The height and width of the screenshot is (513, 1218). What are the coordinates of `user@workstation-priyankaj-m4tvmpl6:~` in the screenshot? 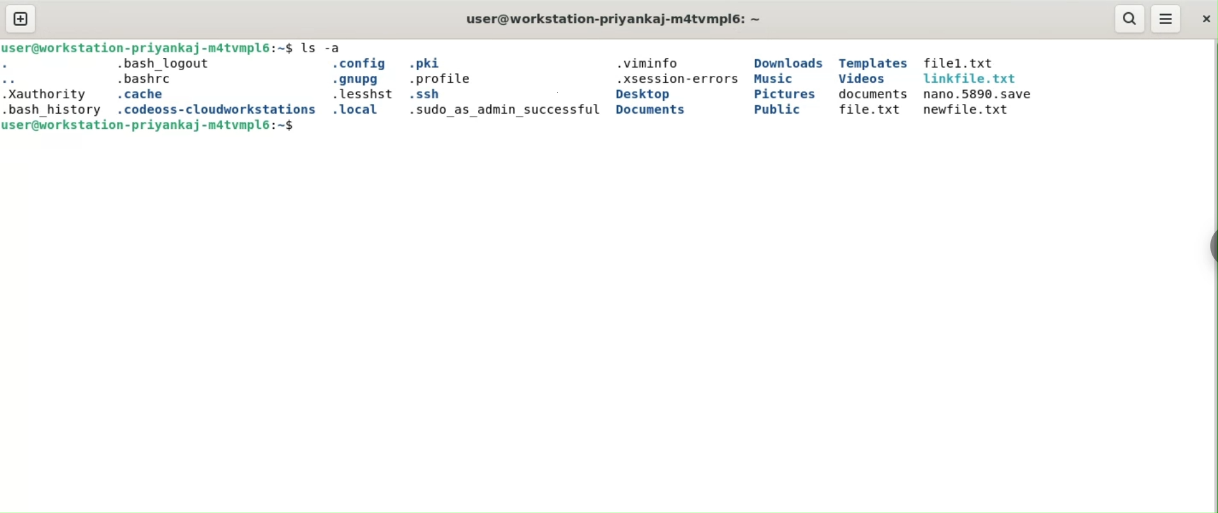 It's located at (614, 19).